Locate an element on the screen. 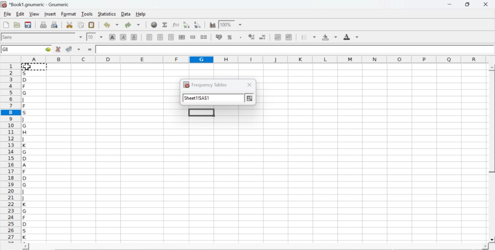 The height and width of the screenshot is (250, 495). underline is located at coordinates (134, 37).